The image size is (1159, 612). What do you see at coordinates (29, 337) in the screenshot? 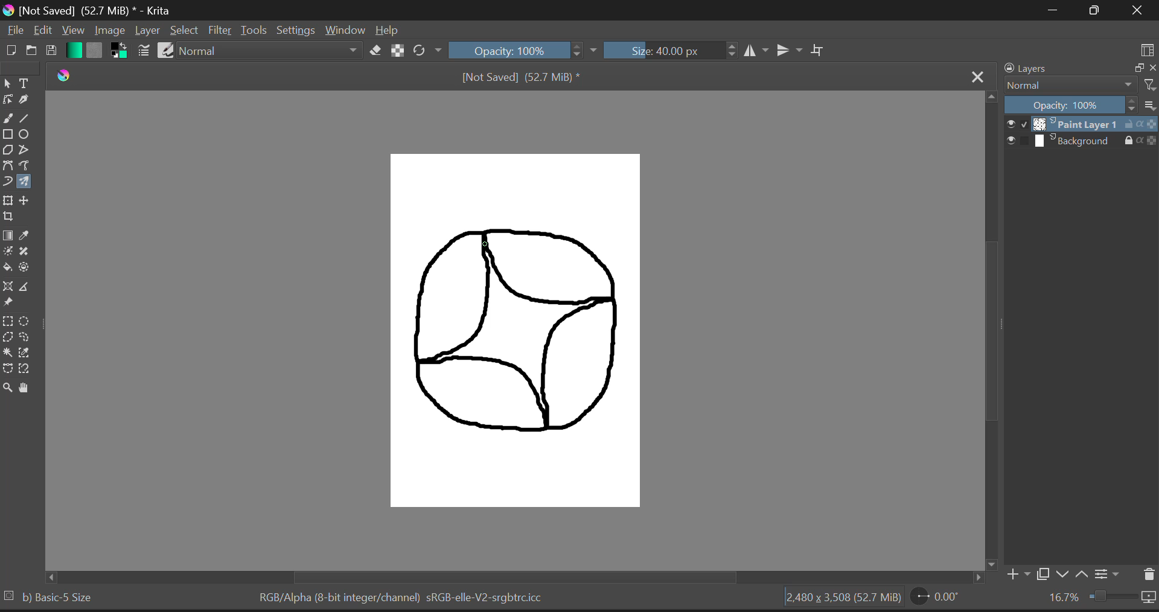
I see `Freehand Selection` at bounding box center [29, 337].